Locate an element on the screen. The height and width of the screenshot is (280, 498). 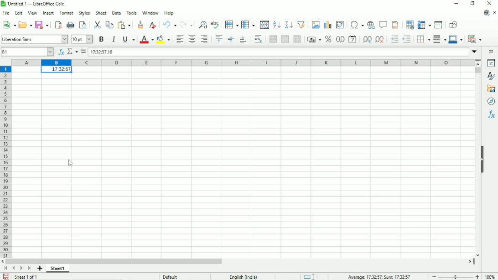
Align left is located at coordinates (179, 39).